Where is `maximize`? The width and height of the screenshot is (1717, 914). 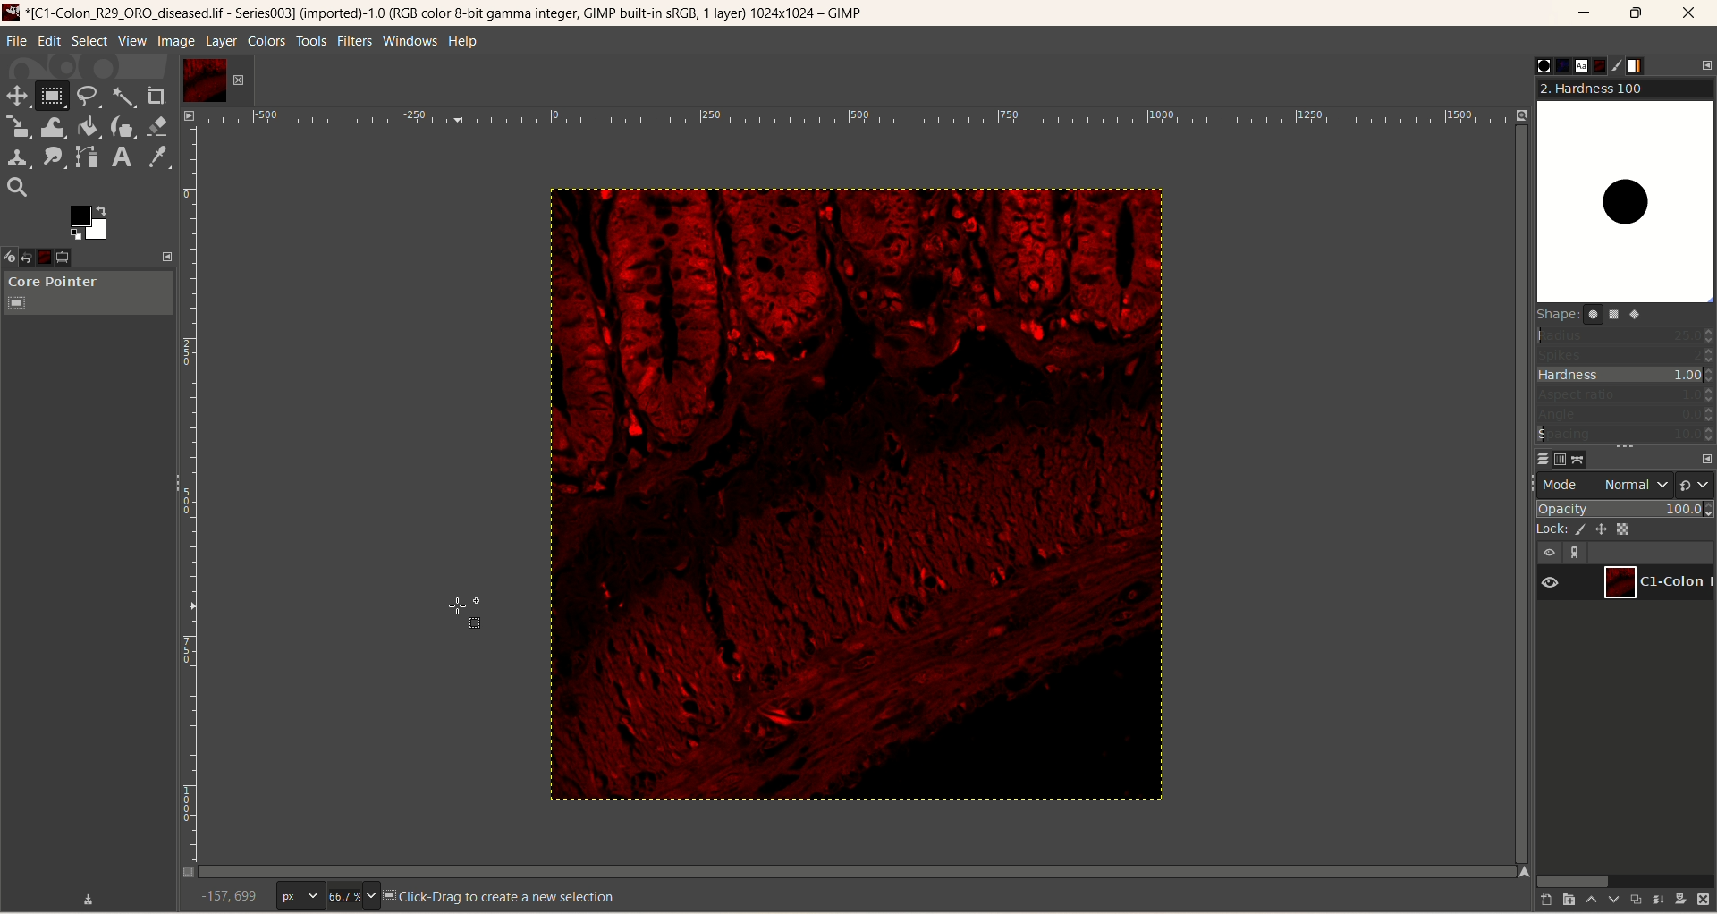 maximize is located at coordinates (1637, 13).